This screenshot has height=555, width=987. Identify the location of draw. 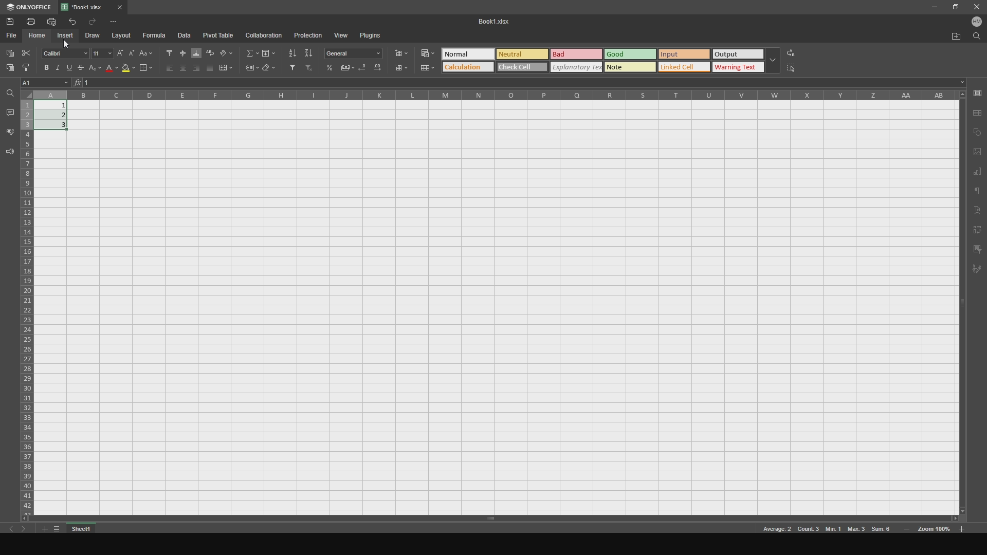
(96, 35).